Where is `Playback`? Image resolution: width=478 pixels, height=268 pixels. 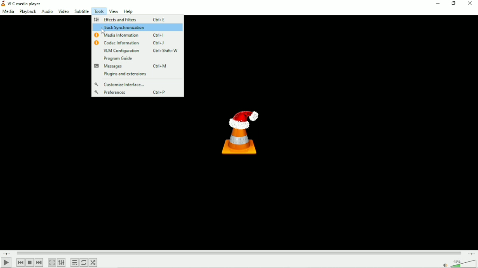 Playback is located at coordinates (28, 12).